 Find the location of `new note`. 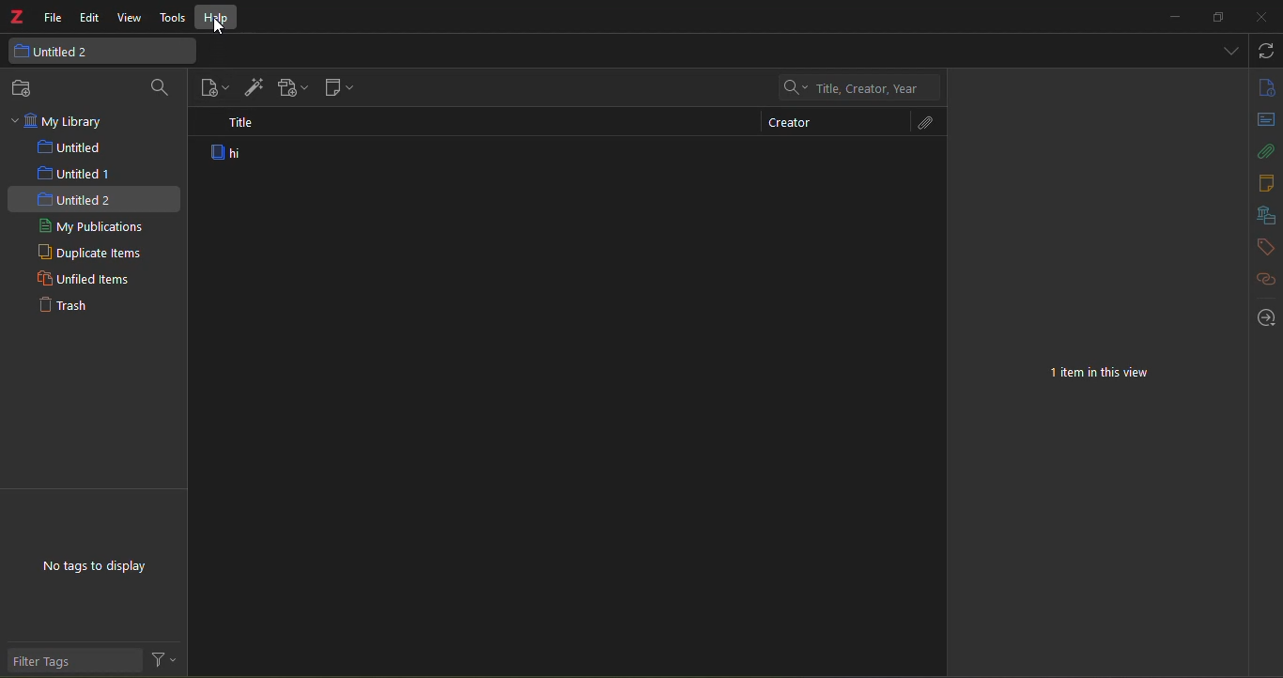

new note is located at coordinates (339, 87).